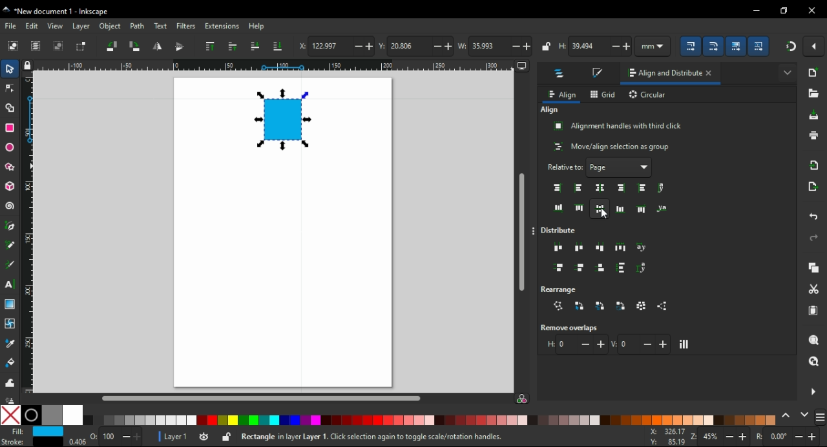 The width and height of the screenshot is (827, 447). I want to click on align right edges, so click(622, 188).